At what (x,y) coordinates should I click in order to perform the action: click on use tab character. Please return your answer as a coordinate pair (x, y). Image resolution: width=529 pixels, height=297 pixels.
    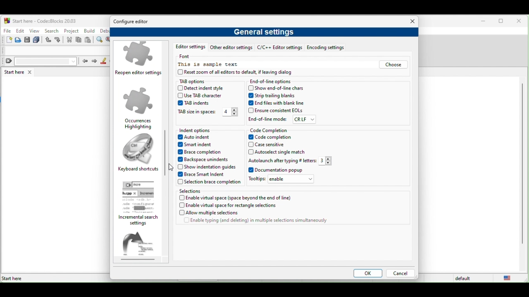
    Looking at the image, I should click on (202, 96).